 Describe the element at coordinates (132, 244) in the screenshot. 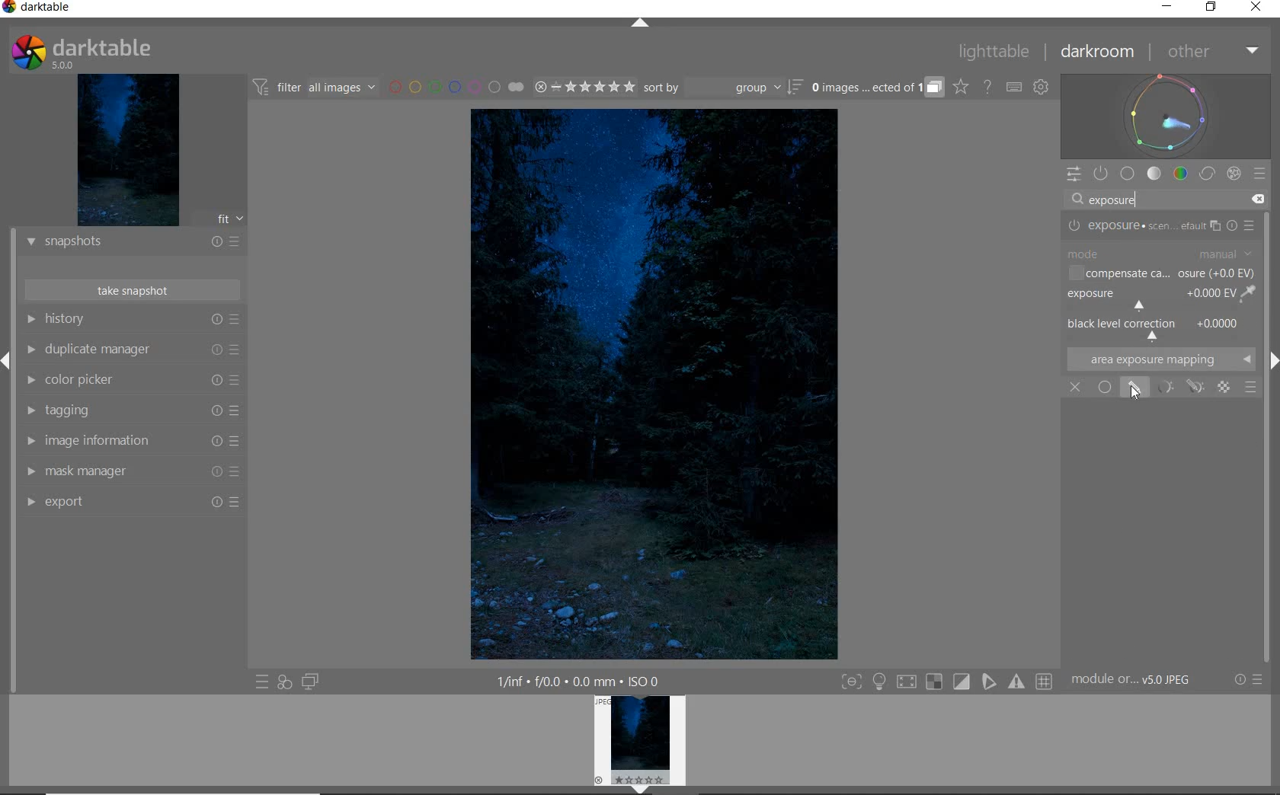

I see `SNAPSHOTS` at that location.